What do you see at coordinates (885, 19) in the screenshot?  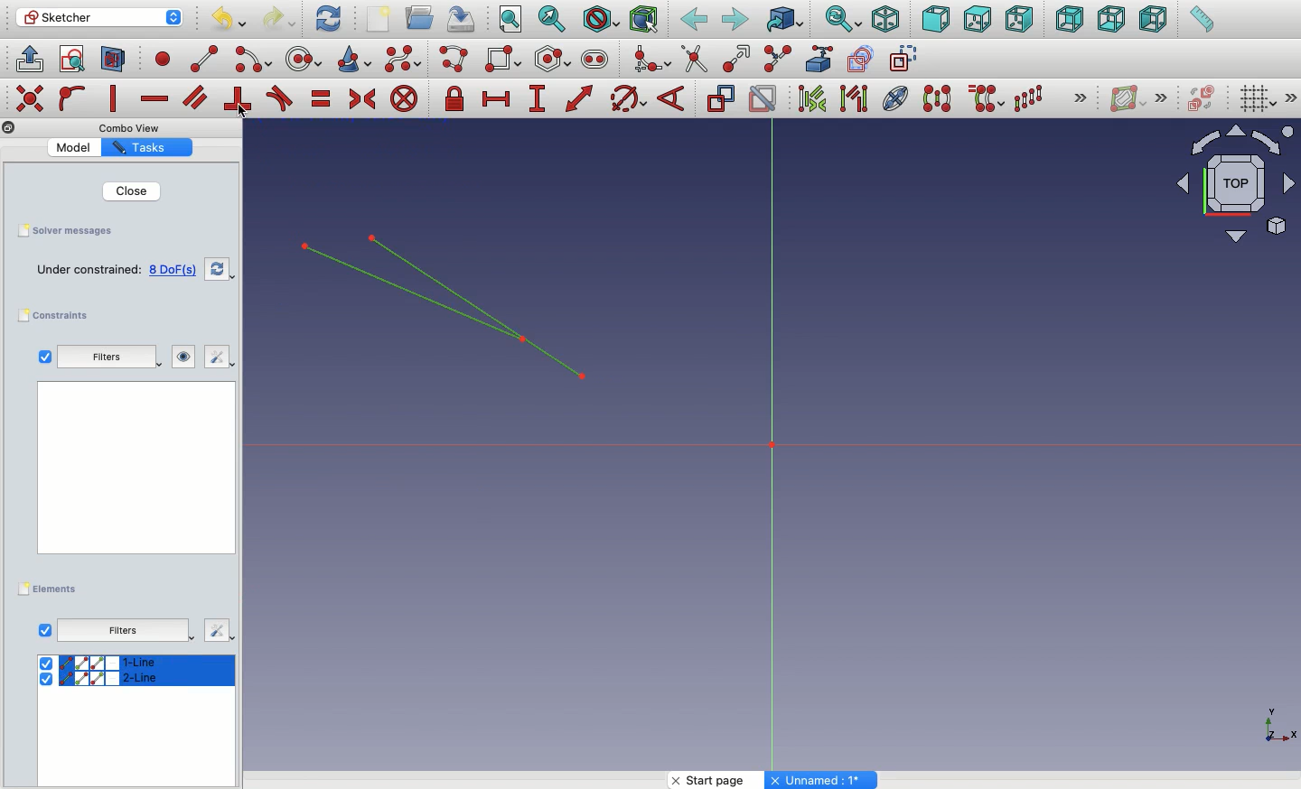 I see `Isometric` at bounding box center [885, 19].